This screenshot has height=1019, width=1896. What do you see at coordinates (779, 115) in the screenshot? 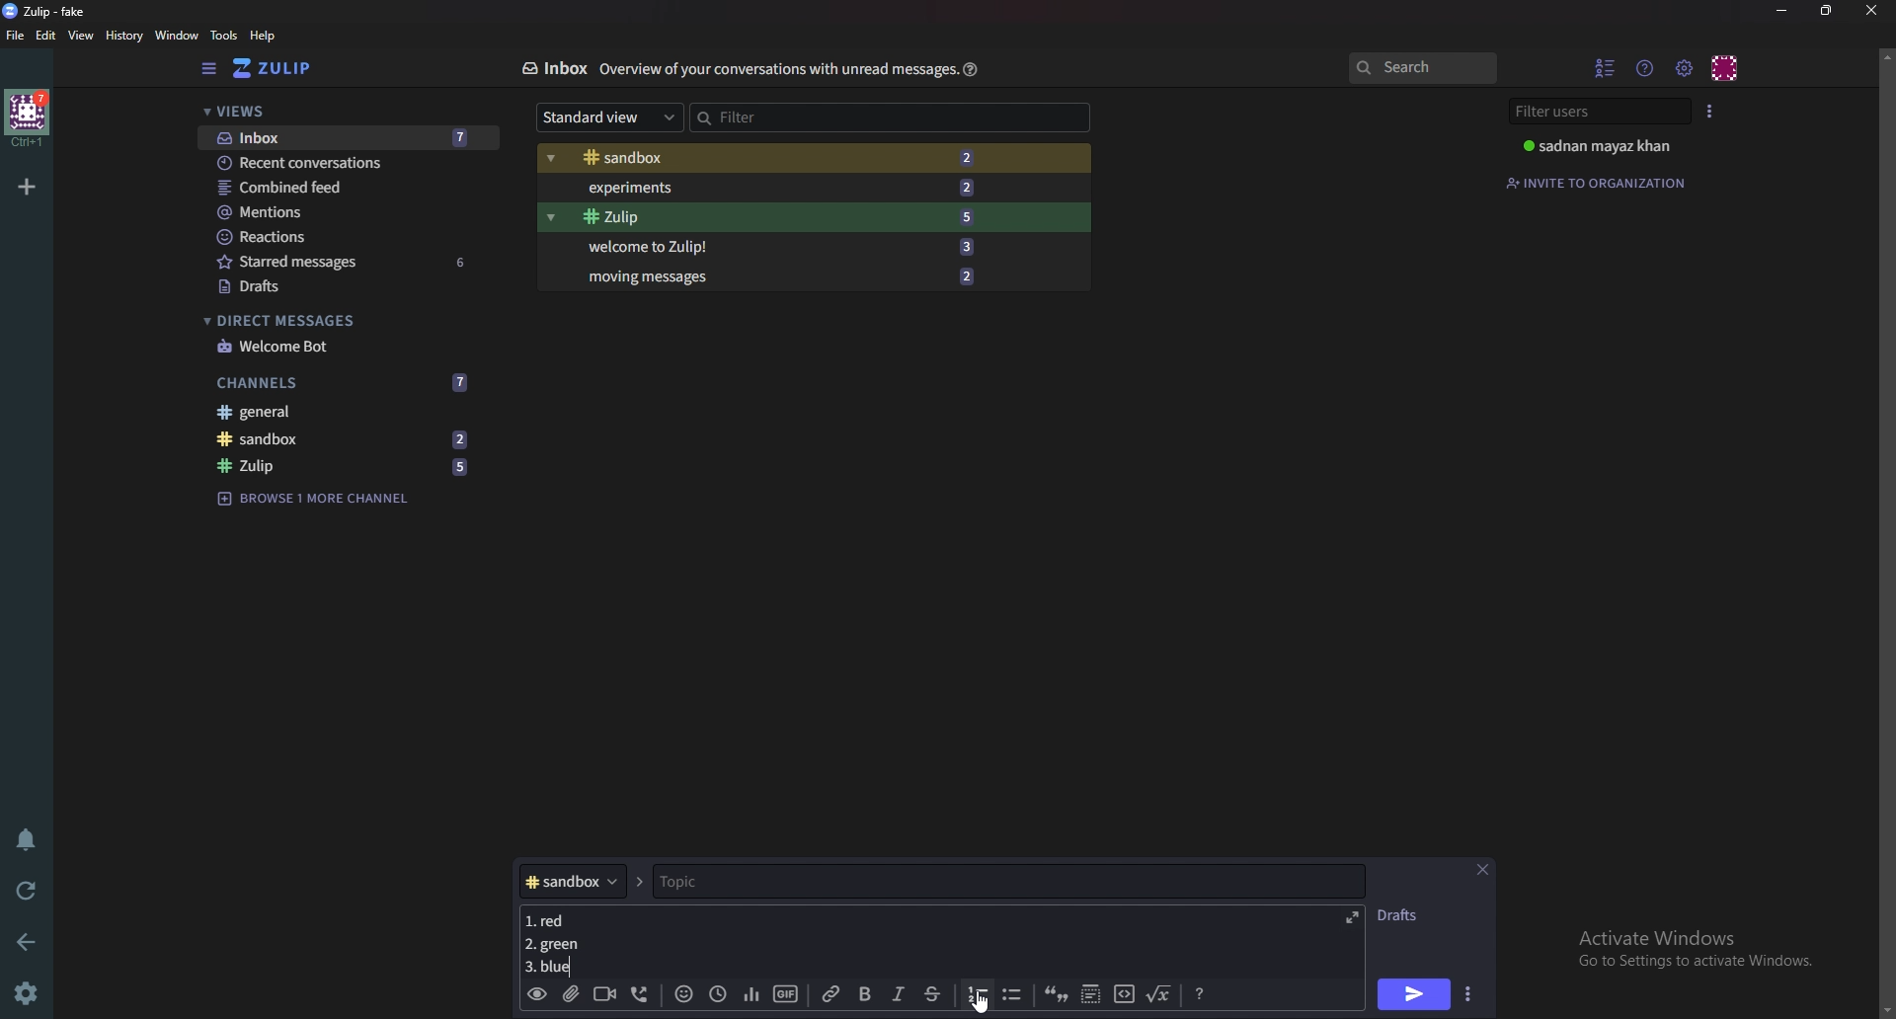
I see `Filter` at bounding box center [779, 115].